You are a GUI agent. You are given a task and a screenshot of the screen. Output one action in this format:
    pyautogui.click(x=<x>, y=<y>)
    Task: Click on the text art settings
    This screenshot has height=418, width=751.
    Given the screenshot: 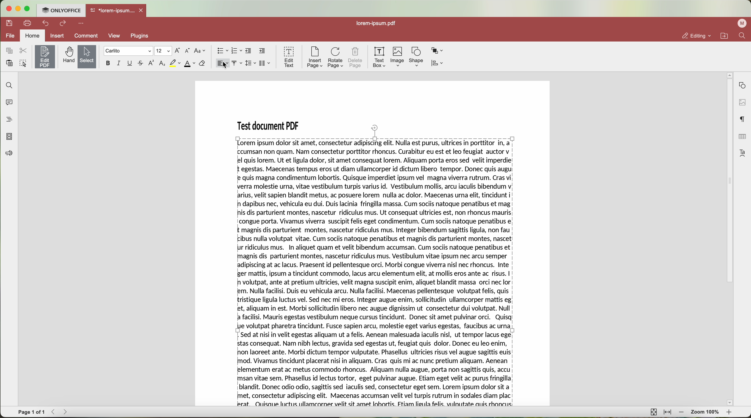 What is the action you would take?
    pyautogui.click(x=742, y=153)
    